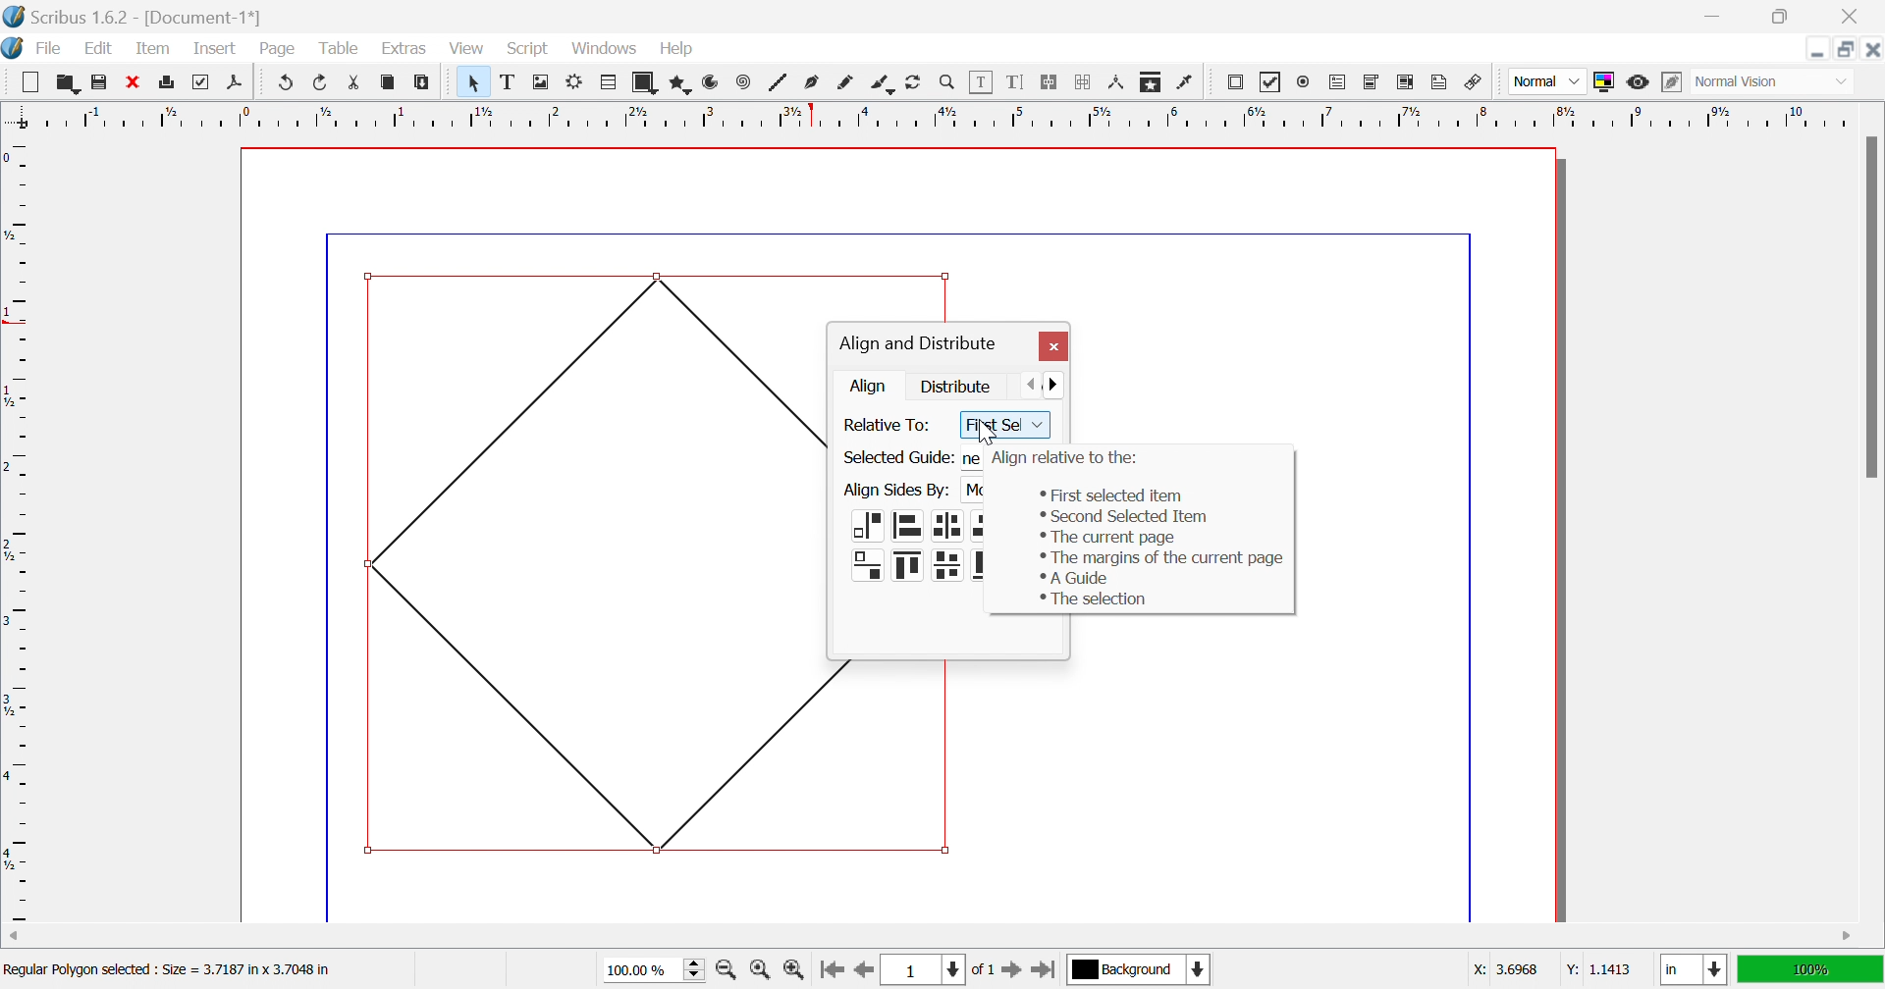 The image size is (1885, 989). Describe the element at coordinates (1014, 81) in the screenshot. I see `Edit text with story editor` at that location.